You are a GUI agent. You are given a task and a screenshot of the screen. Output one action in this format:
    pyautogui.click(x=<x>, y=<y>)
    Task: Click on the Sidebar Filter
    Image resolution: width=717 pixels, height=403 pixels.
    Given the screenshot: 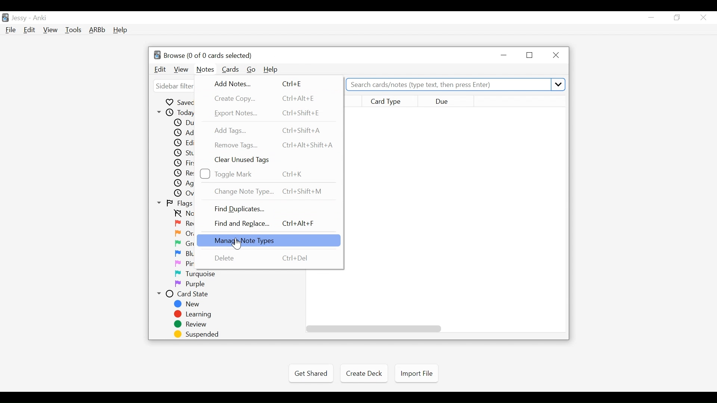 What is the action you would take?
    pyautogui.click(x=173, y=87)
    